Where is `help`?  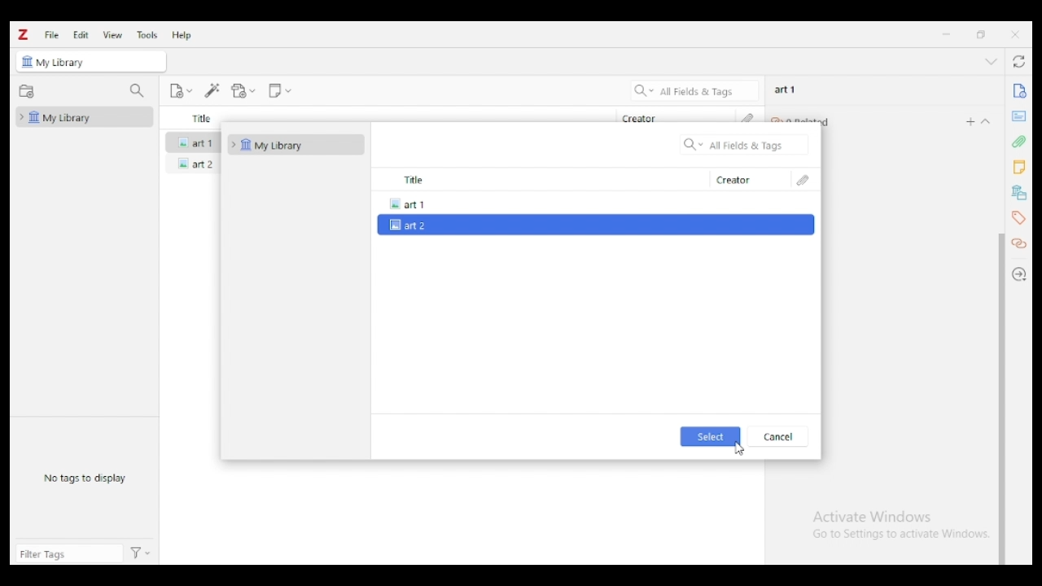
help is located at coordinates (182, 35).